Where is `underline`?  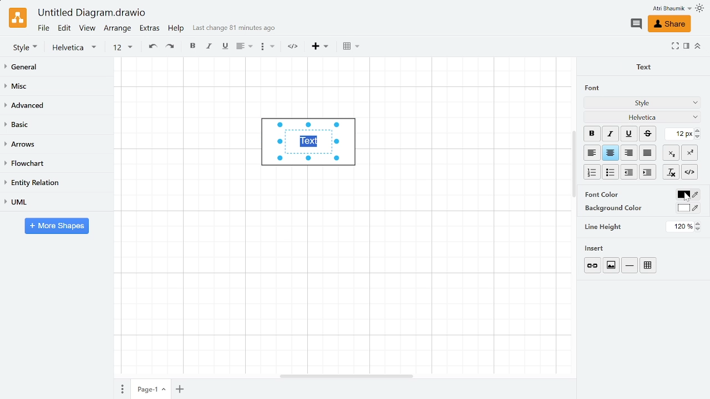
underline is located at coordinates (225, 47).